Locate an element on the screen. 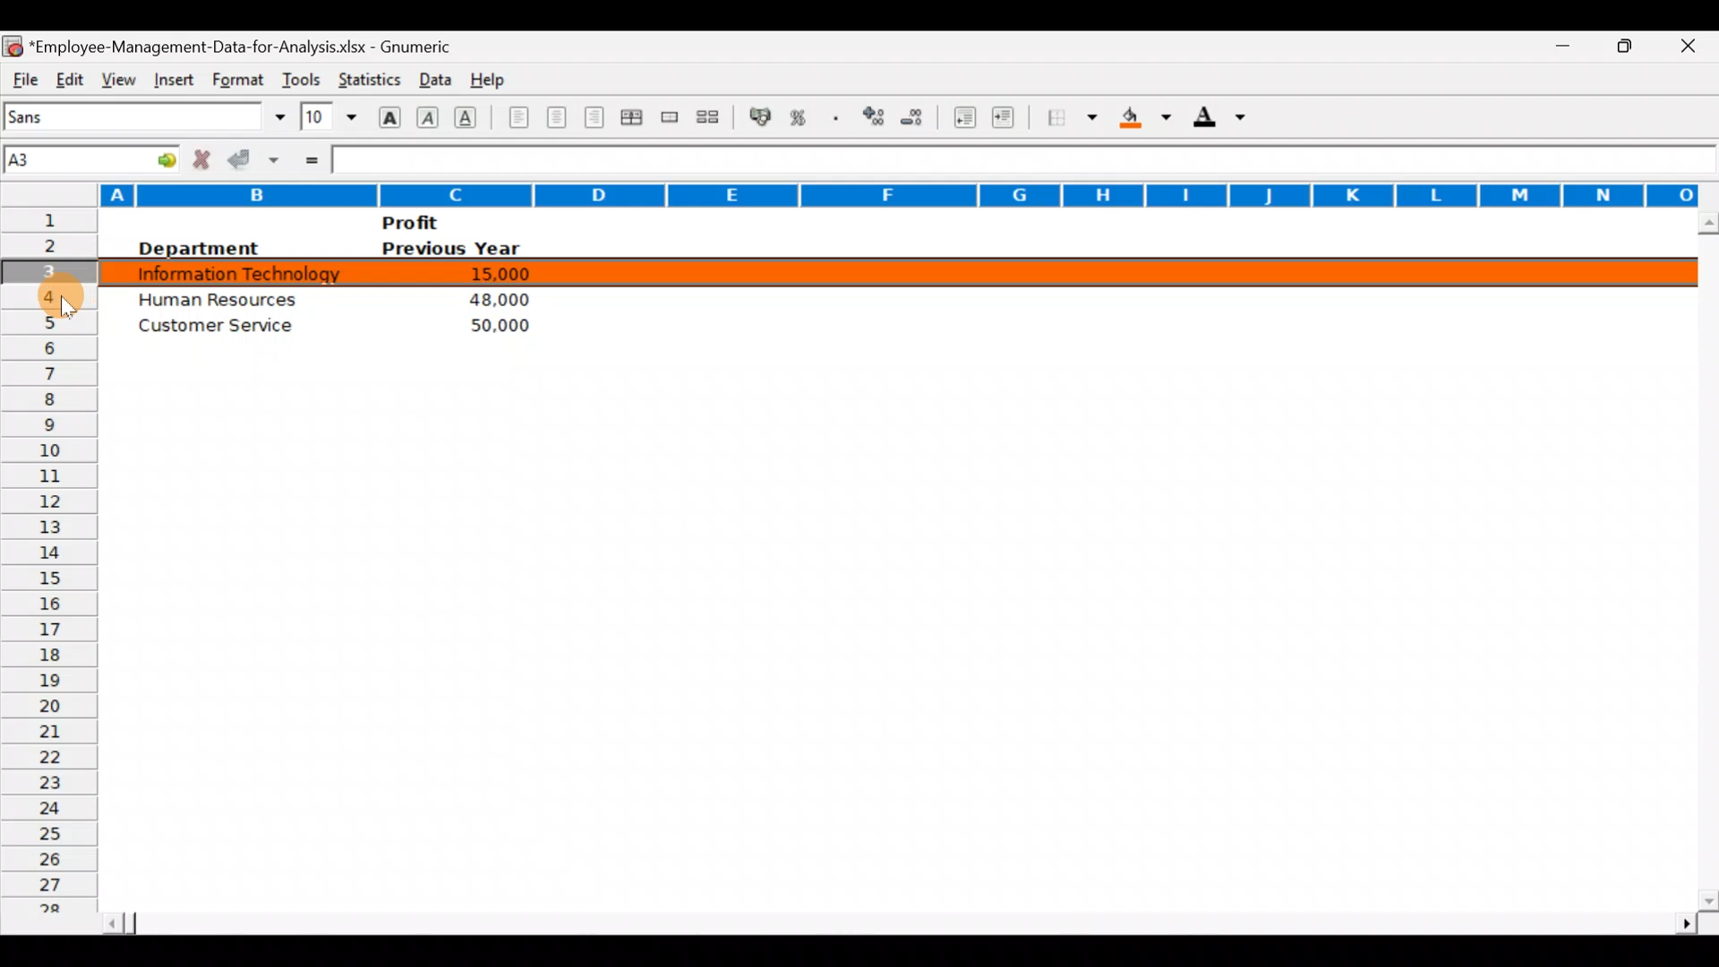 This screenshot has width=1719, height=967. File is located at coordinates (23, 77).